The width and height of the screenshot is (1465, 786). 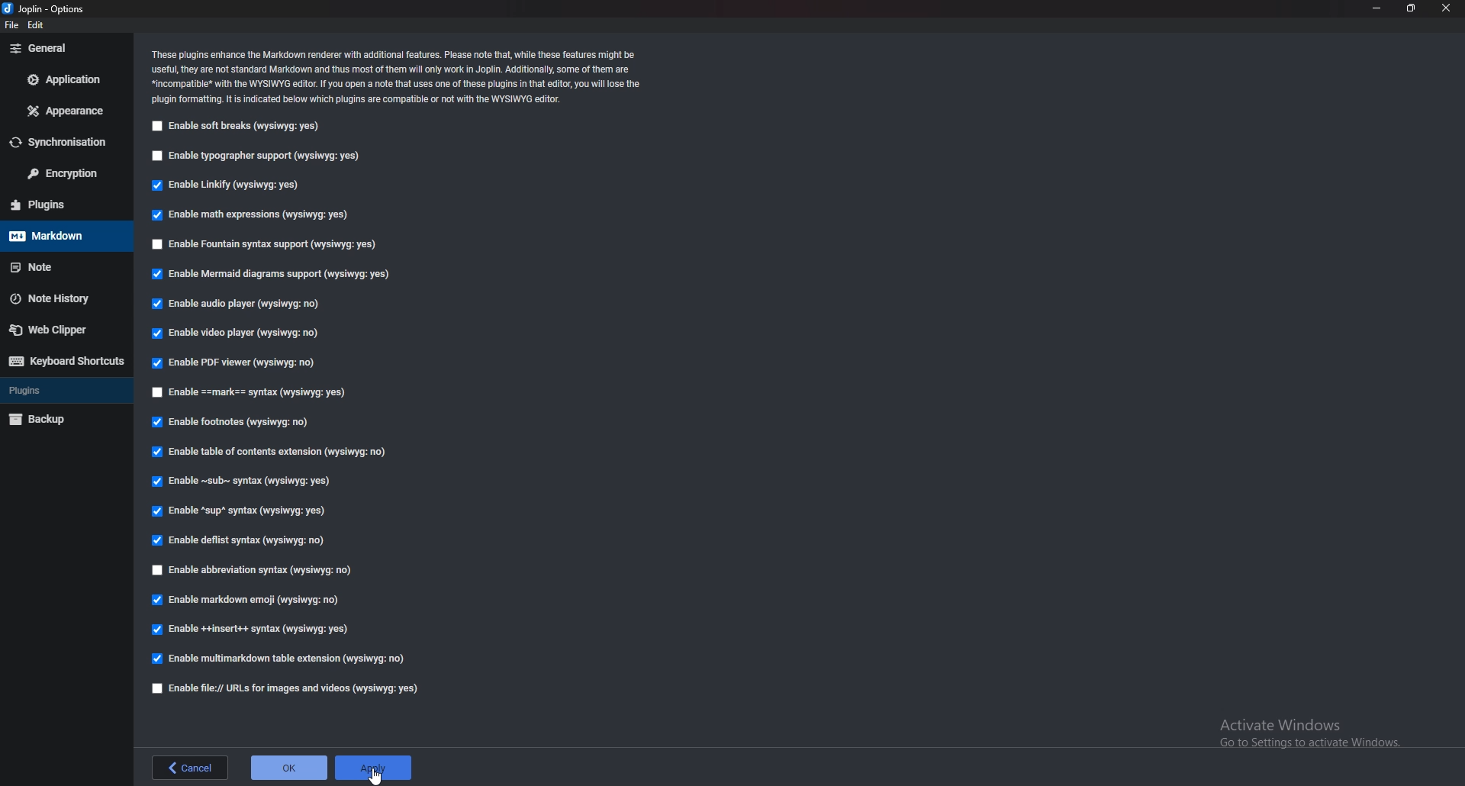 I want to click on enable mermaid diagrams support, so click(x=271, y=275).